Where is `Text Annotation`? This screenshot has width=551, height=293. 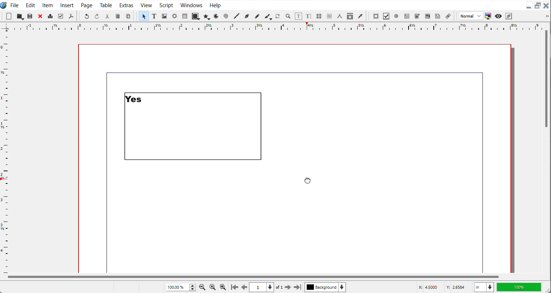 Text Annotation is located at coordinates (438, 16).